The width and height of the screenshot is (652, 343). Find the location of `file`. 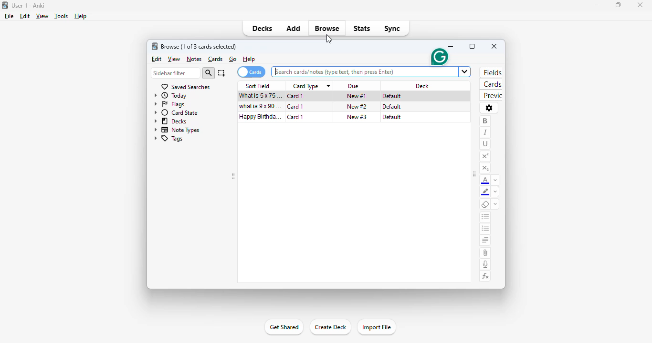

file is located at coordinates (9, 16).